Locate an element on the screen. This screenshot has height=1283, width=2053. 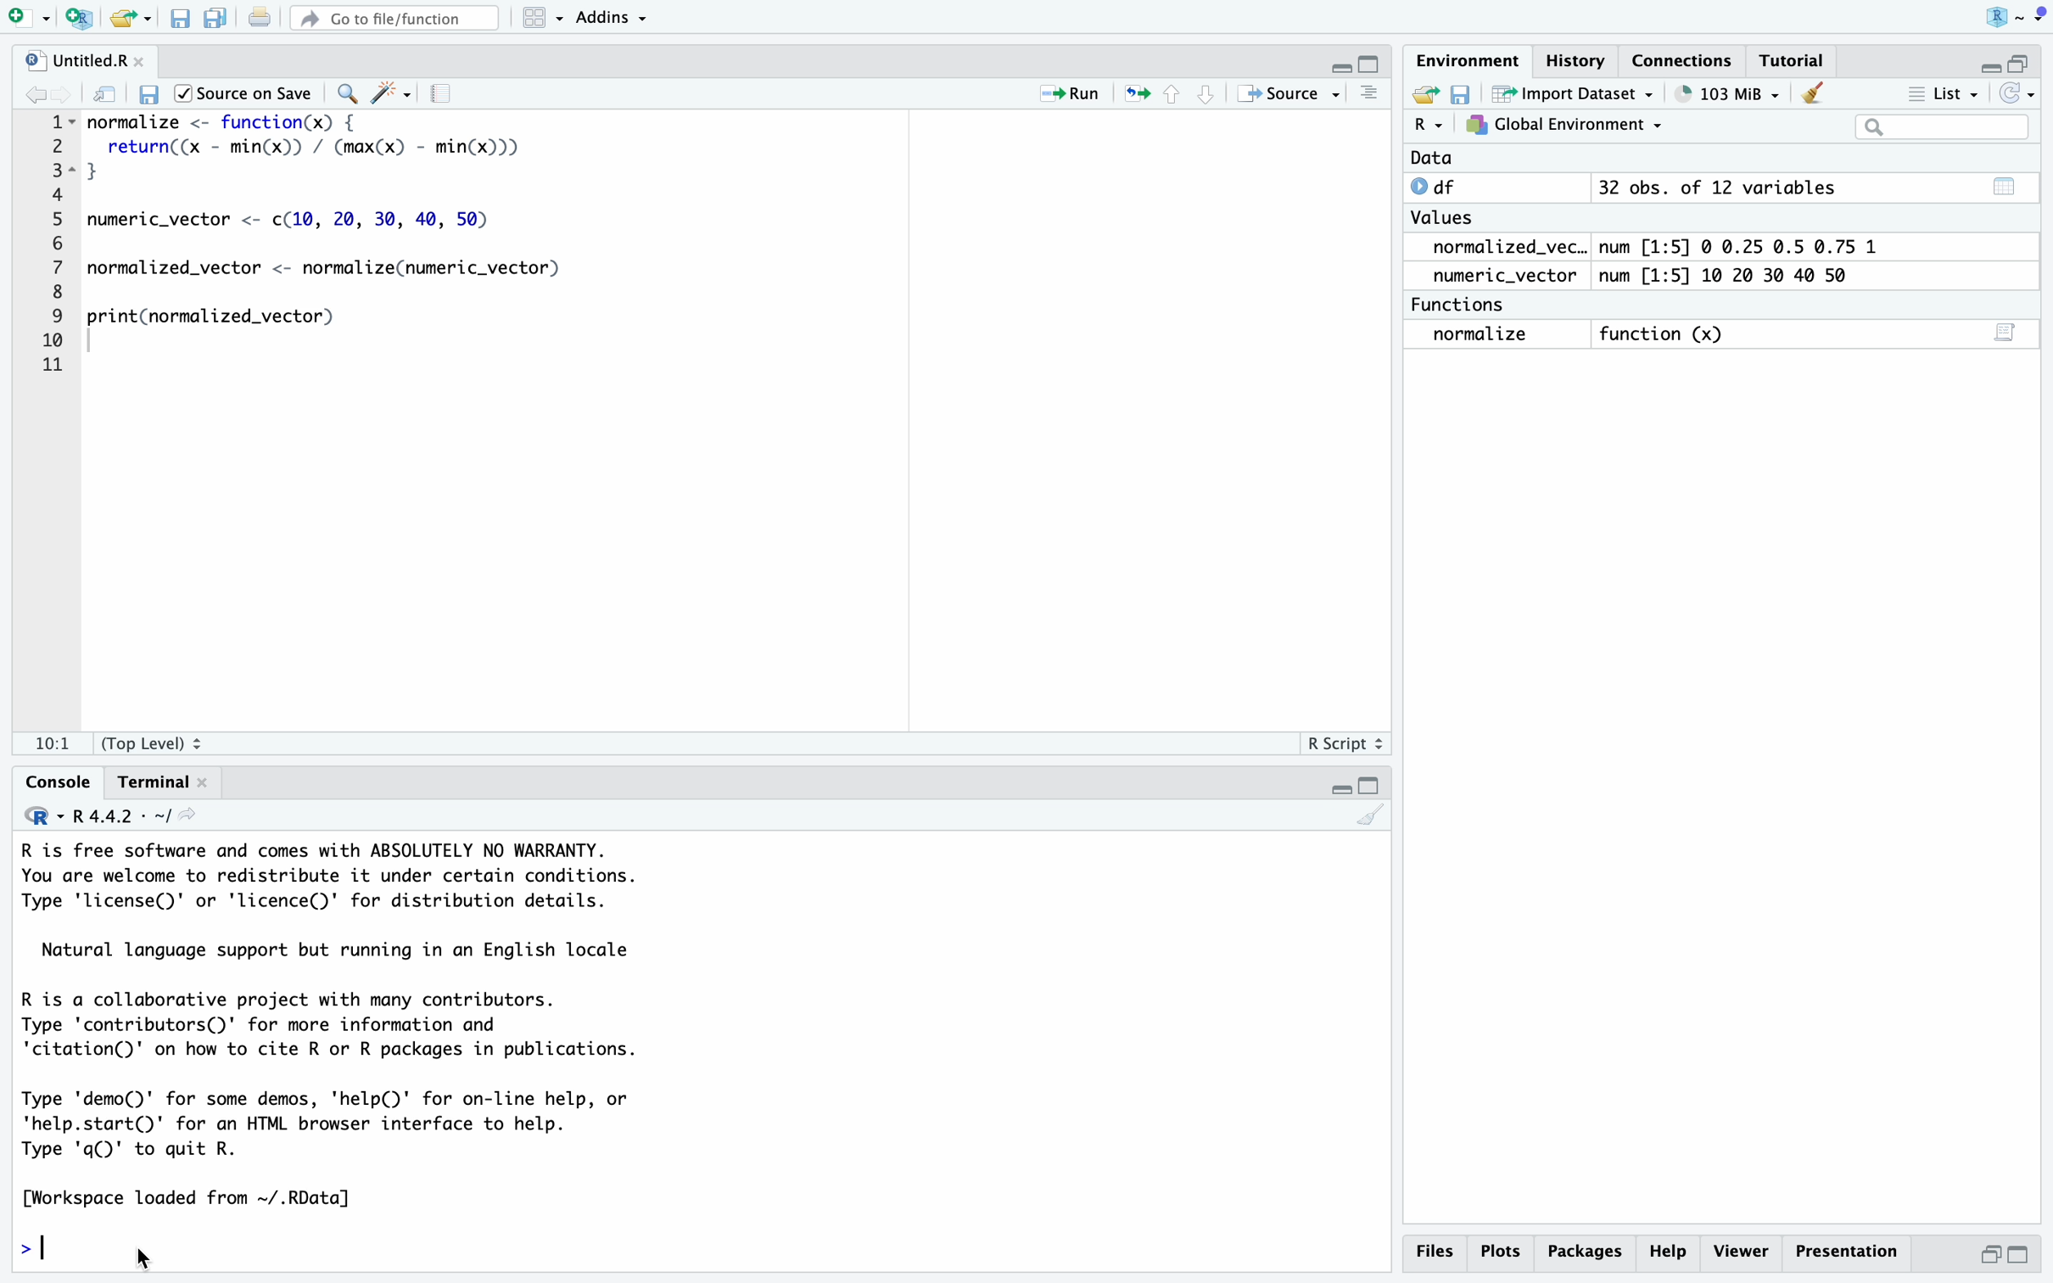
Refresh the list of objects in the environment is located at coordinates (2019, 93).